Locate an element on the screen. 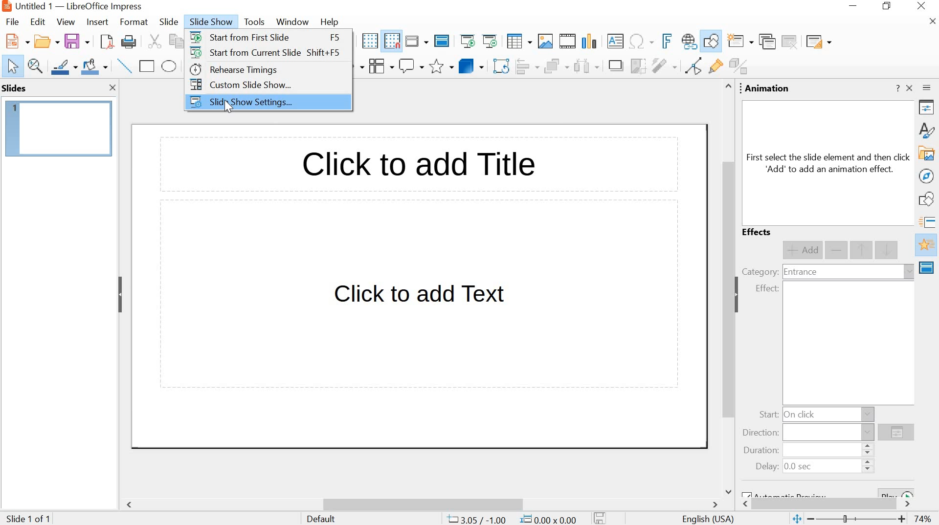 This screenshot has height=525, width=939. close is located at coordinates (113, 88).